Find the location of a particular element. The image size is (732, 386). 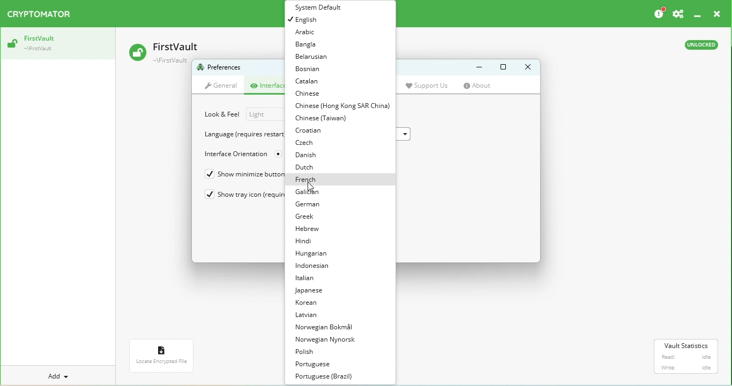

Show tray icon (requires restart) is located at coordinates (241, 194).